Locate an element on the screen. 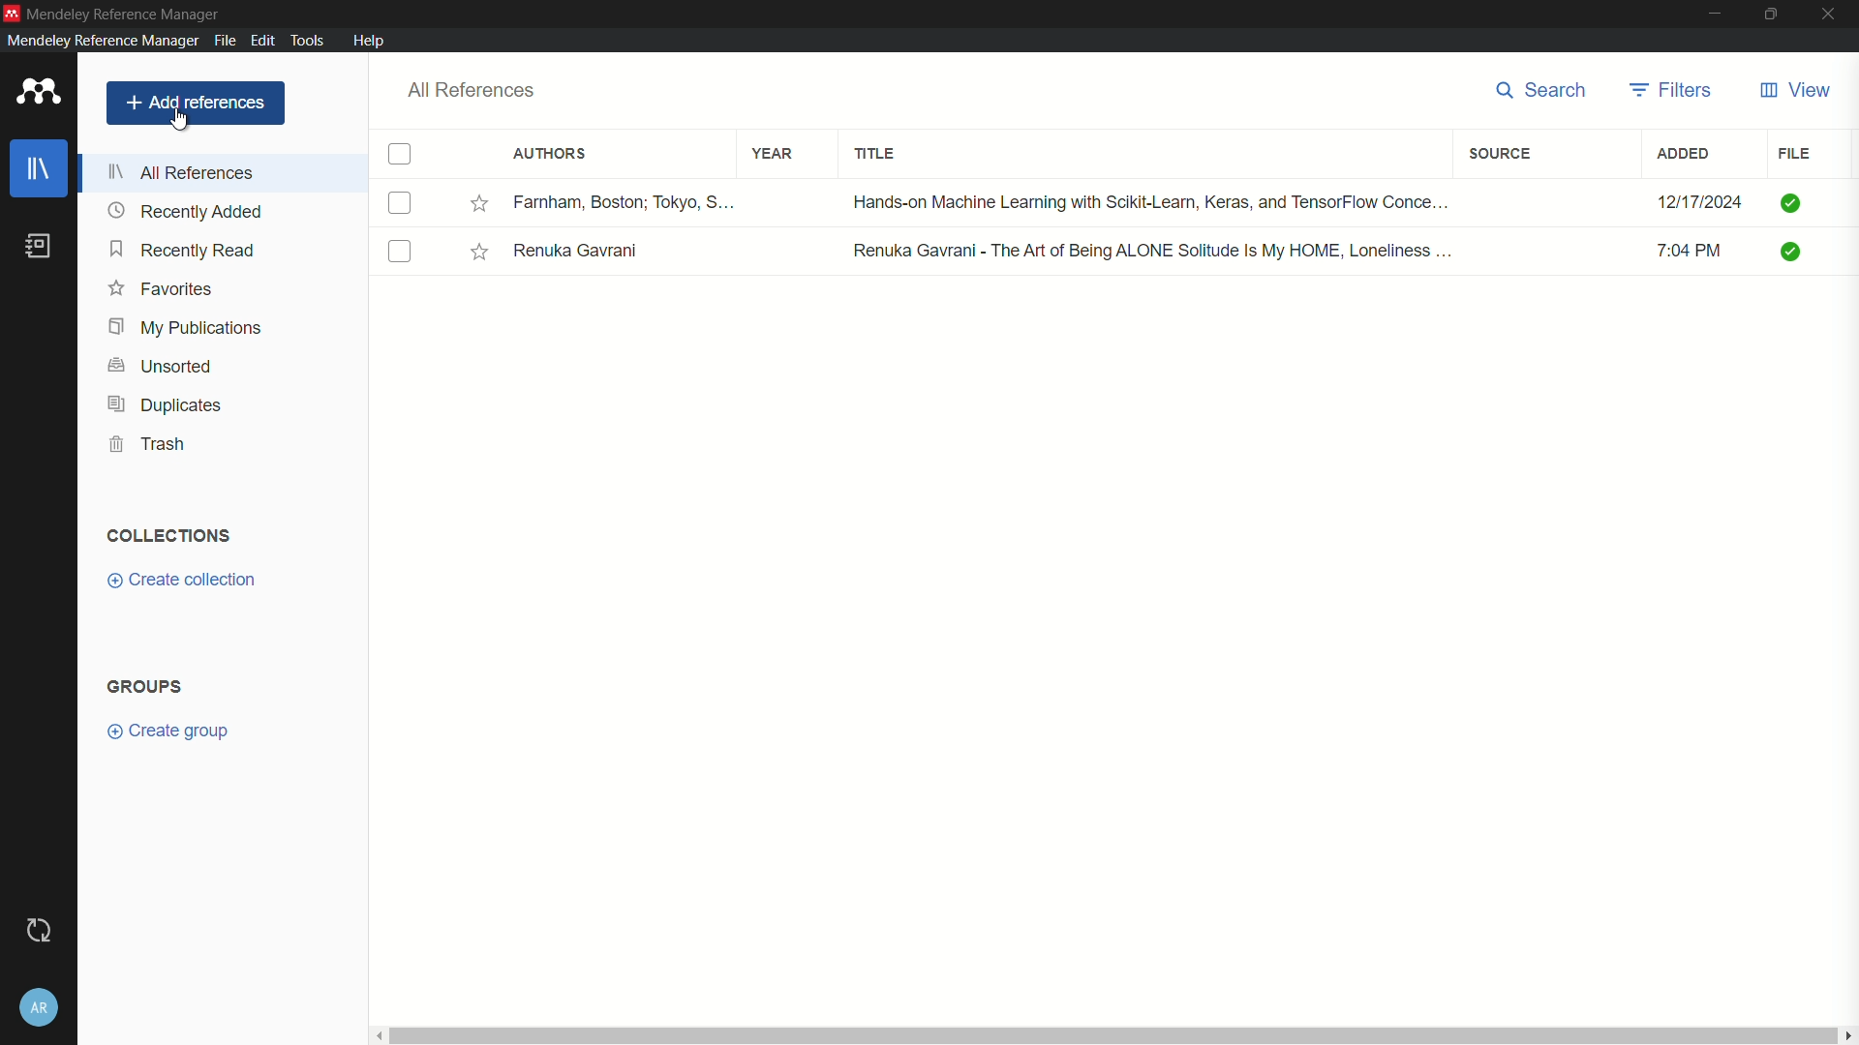 The height and width of the screenshot is (1045, 1859). mendeley reference manager is located at coordinates (101, 41).